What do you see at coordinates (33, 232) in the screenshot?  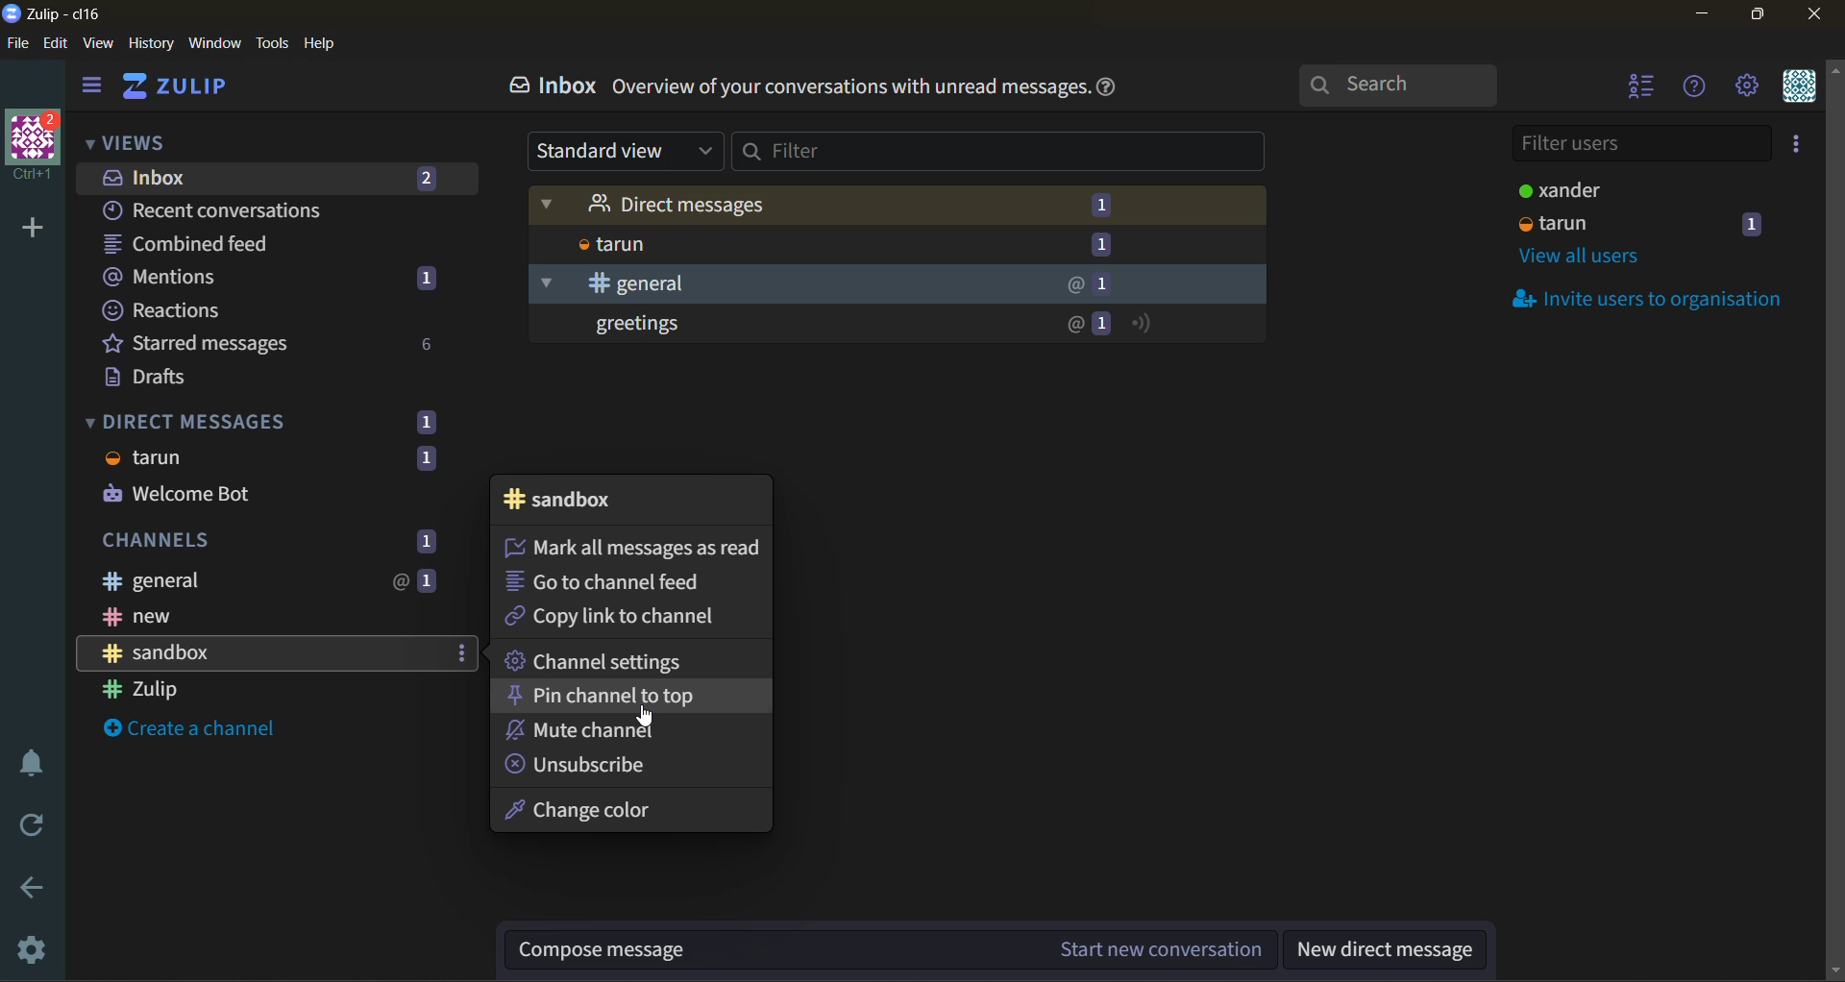 I see `add a new organisation` at bounding box center [33, 232].